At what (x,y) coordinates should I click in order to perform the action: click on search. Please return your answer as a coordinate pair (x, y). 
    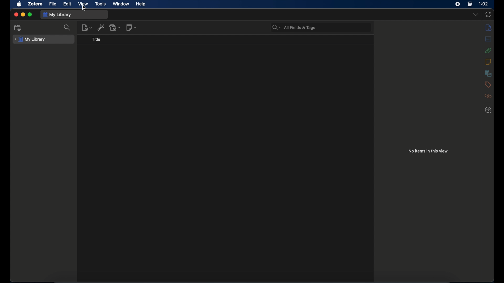
    Looking at the image, I should click on (67, 28).